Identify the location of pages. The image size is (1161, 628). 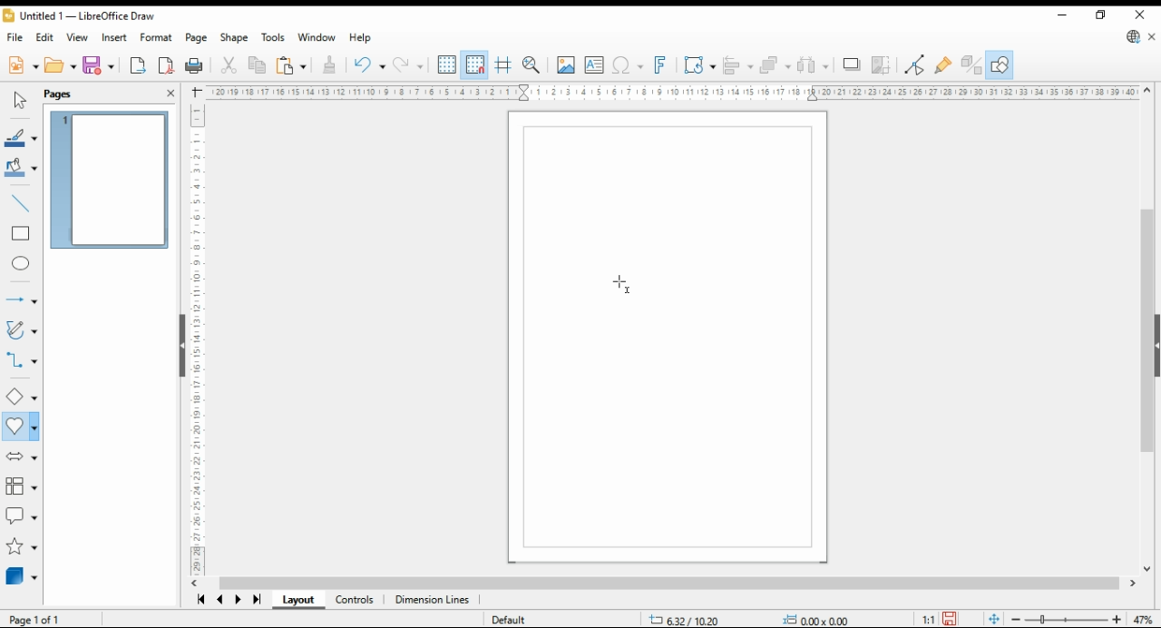
(73, 93).